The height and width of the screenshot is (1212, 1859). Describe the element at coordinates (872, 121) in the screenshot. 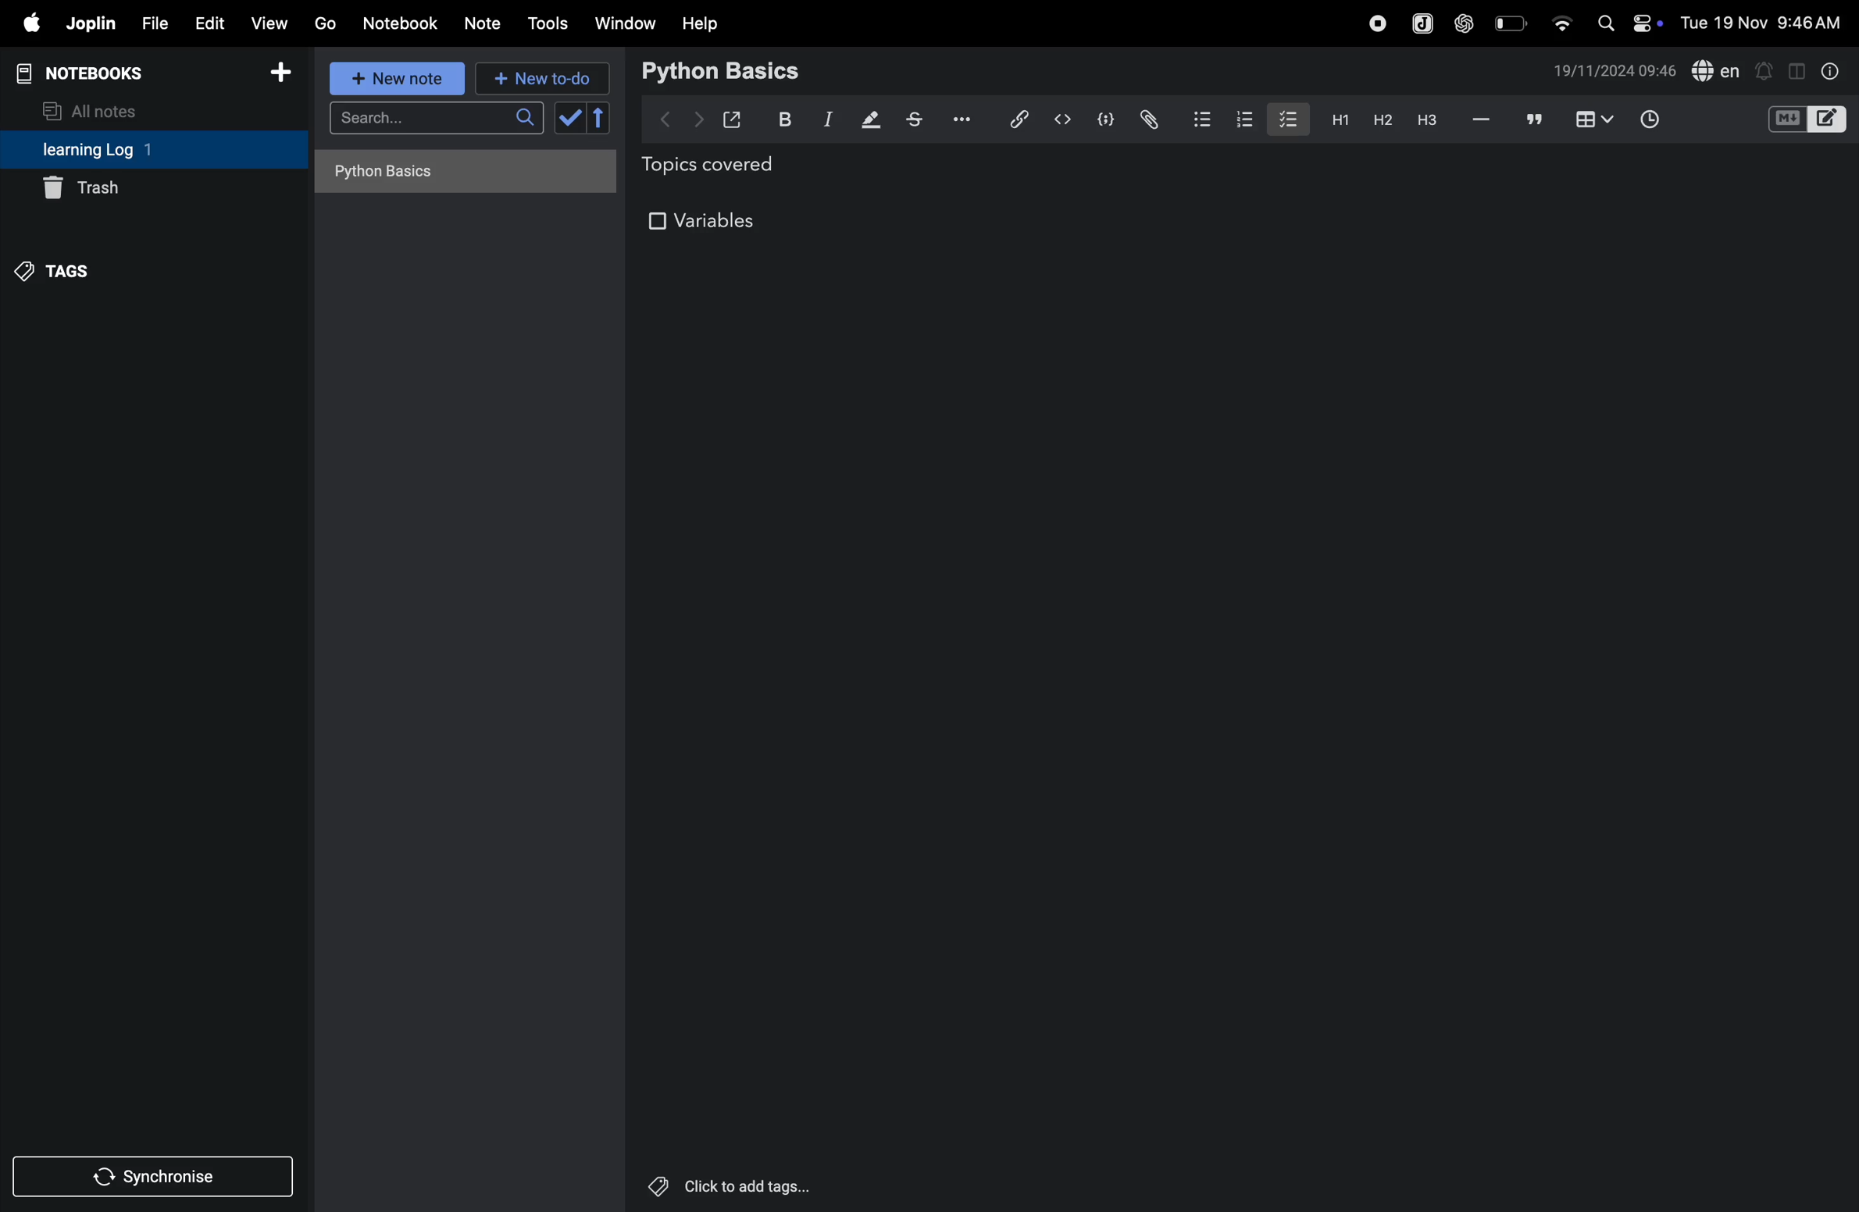

I see `displaying` at that location.